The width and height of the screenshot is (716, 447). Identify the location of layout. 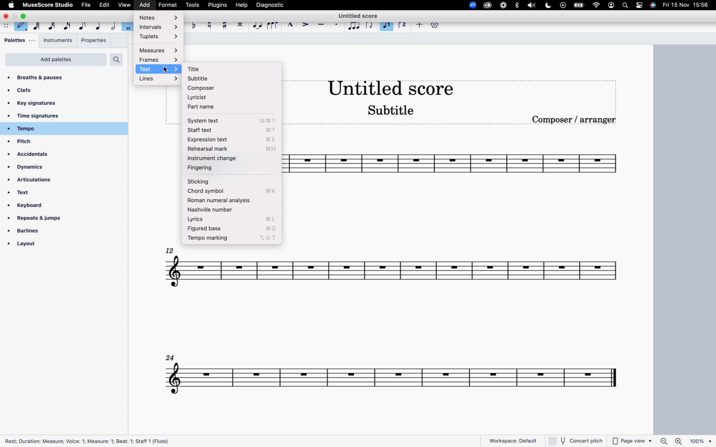
(48, 246).